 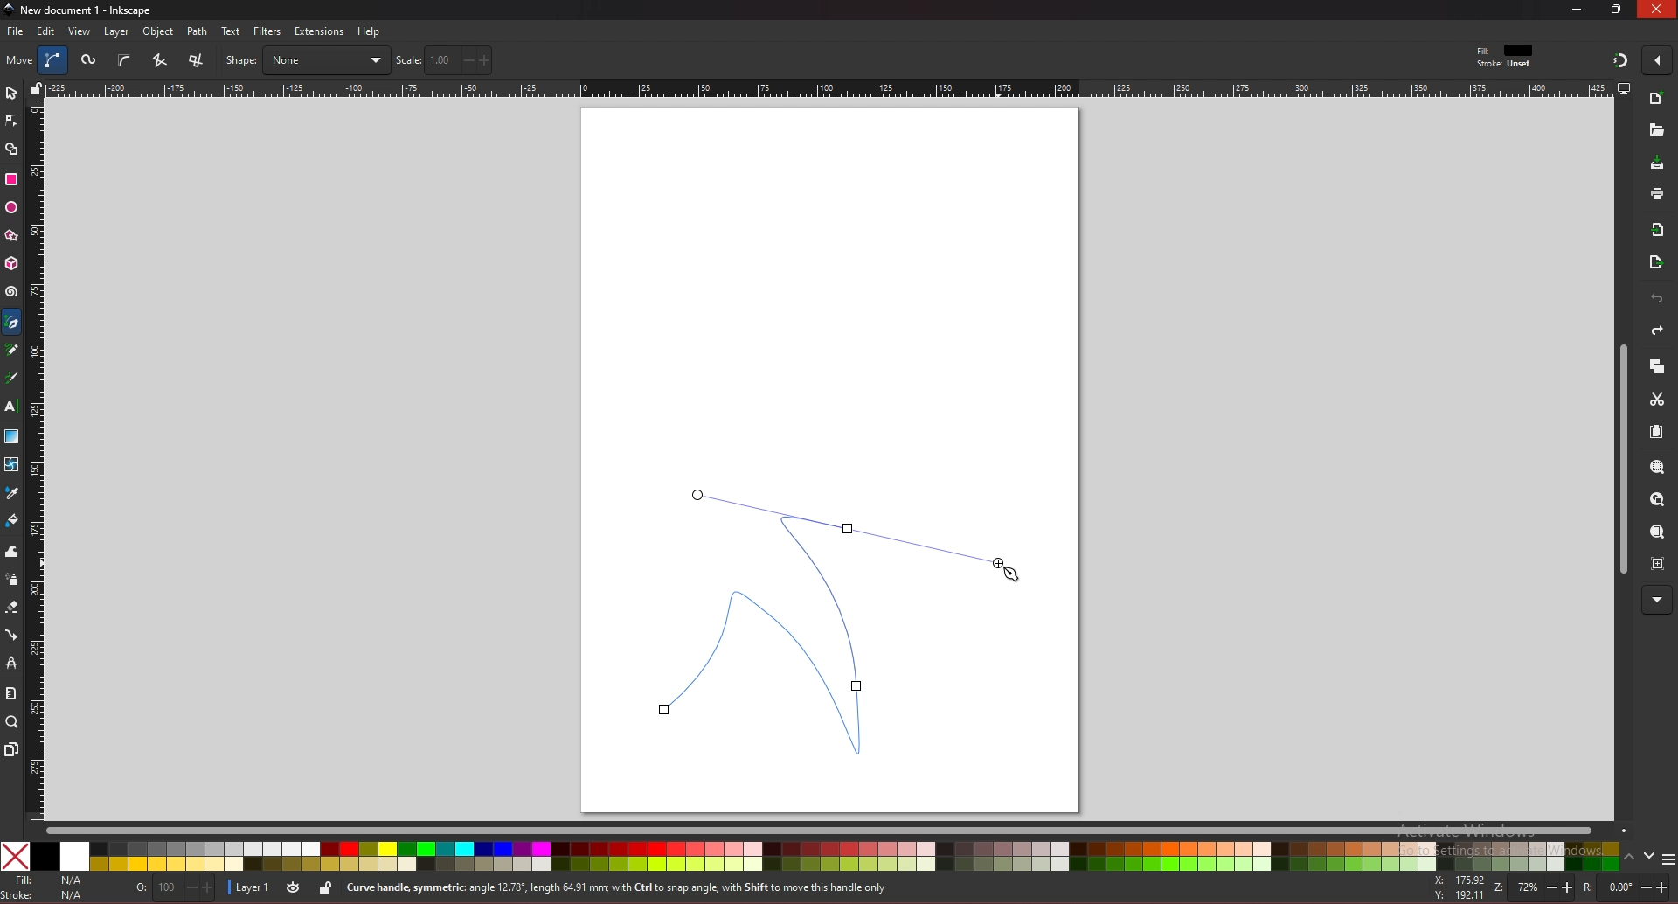 I want to click on up, so click(x=1630, y=859).